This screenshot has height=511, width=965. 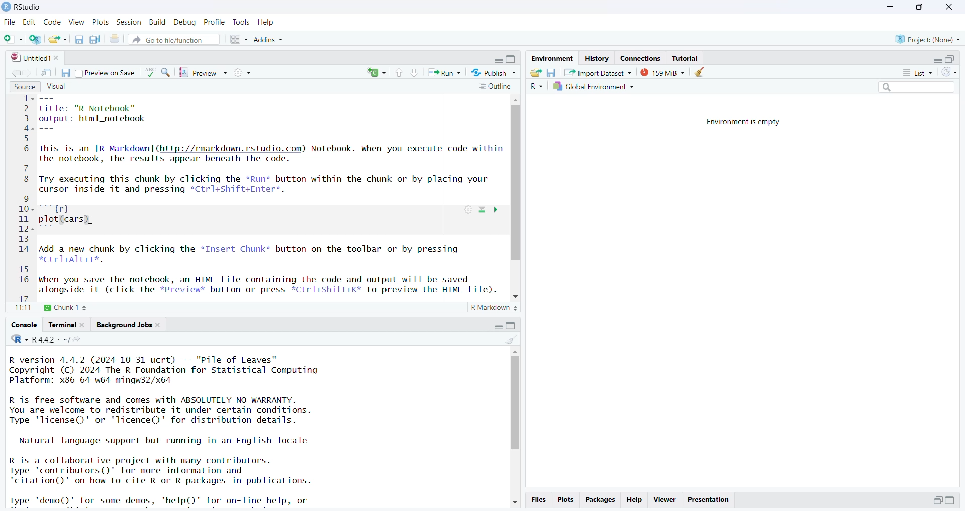 I want to click on collapse, so click(x=952, y=59).